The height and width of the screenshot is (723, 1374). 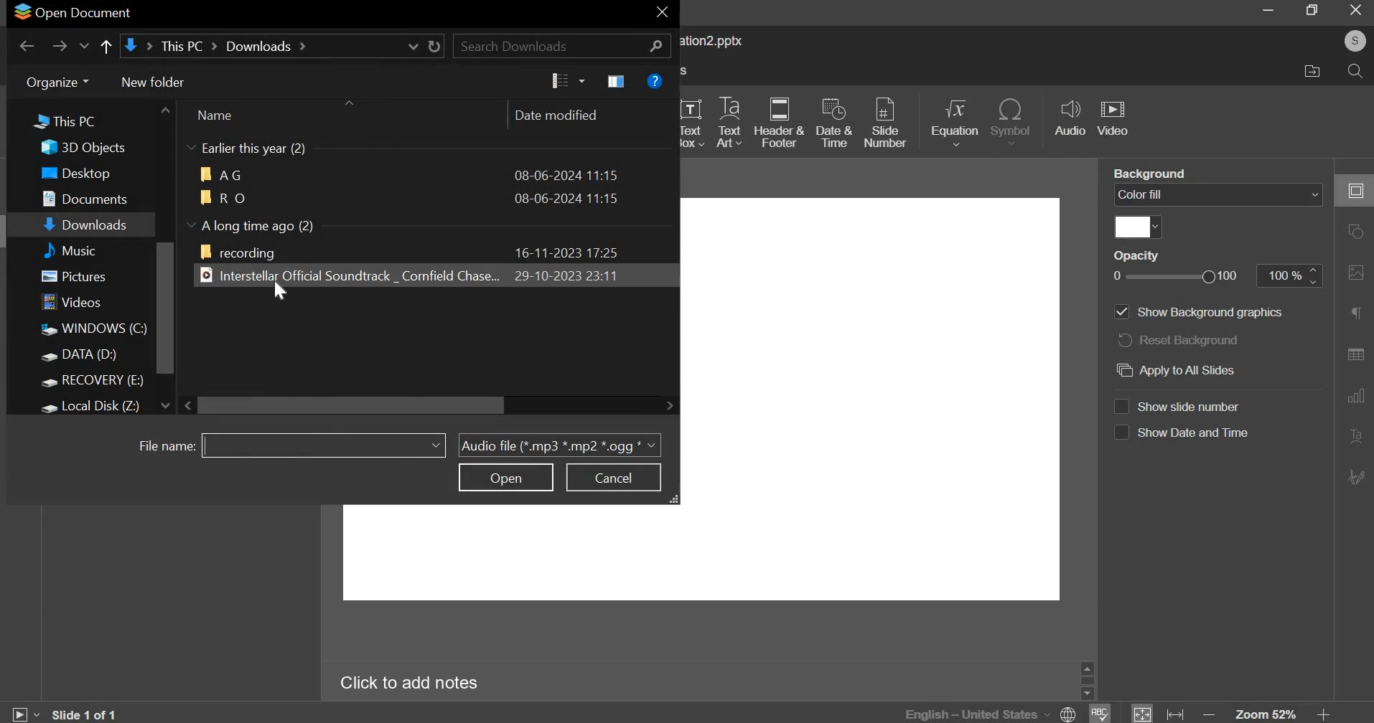 I want to click on date & time, so click(x=834, y=122).